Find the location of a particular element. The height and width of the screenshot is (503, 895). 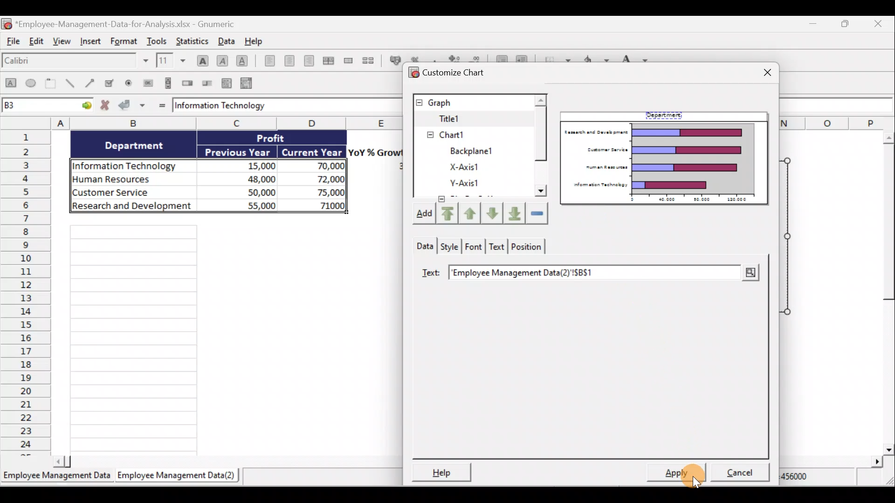

Close is located at coordinates (762, 70).